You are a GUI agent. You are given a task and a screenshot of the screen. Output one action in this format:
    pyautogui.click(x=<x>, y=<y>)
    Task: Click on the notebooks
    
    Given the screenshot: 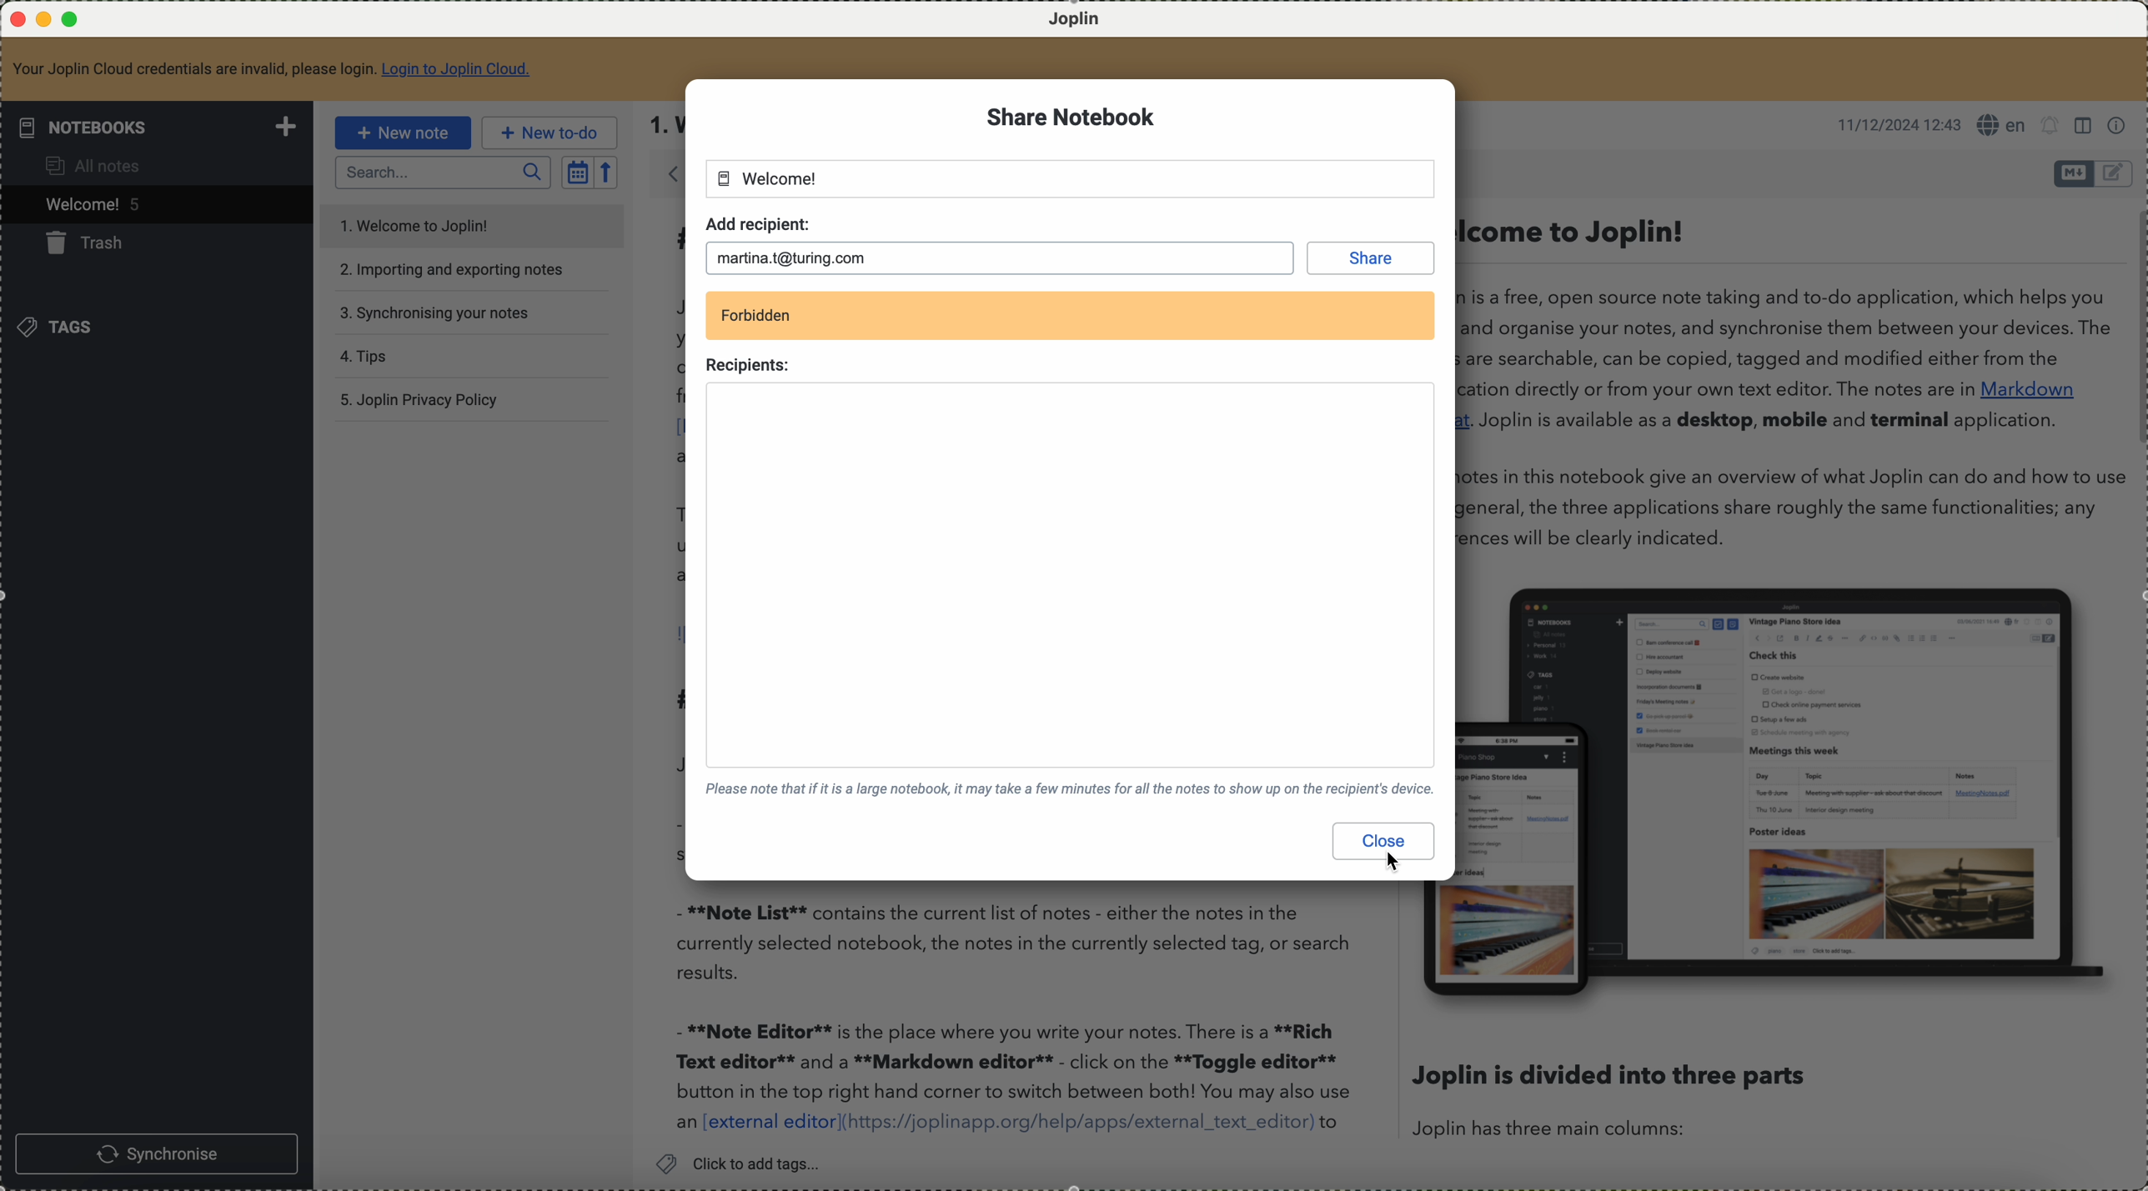 What is the action you would take?
    pyautogui.click(x=161, y=127)
    